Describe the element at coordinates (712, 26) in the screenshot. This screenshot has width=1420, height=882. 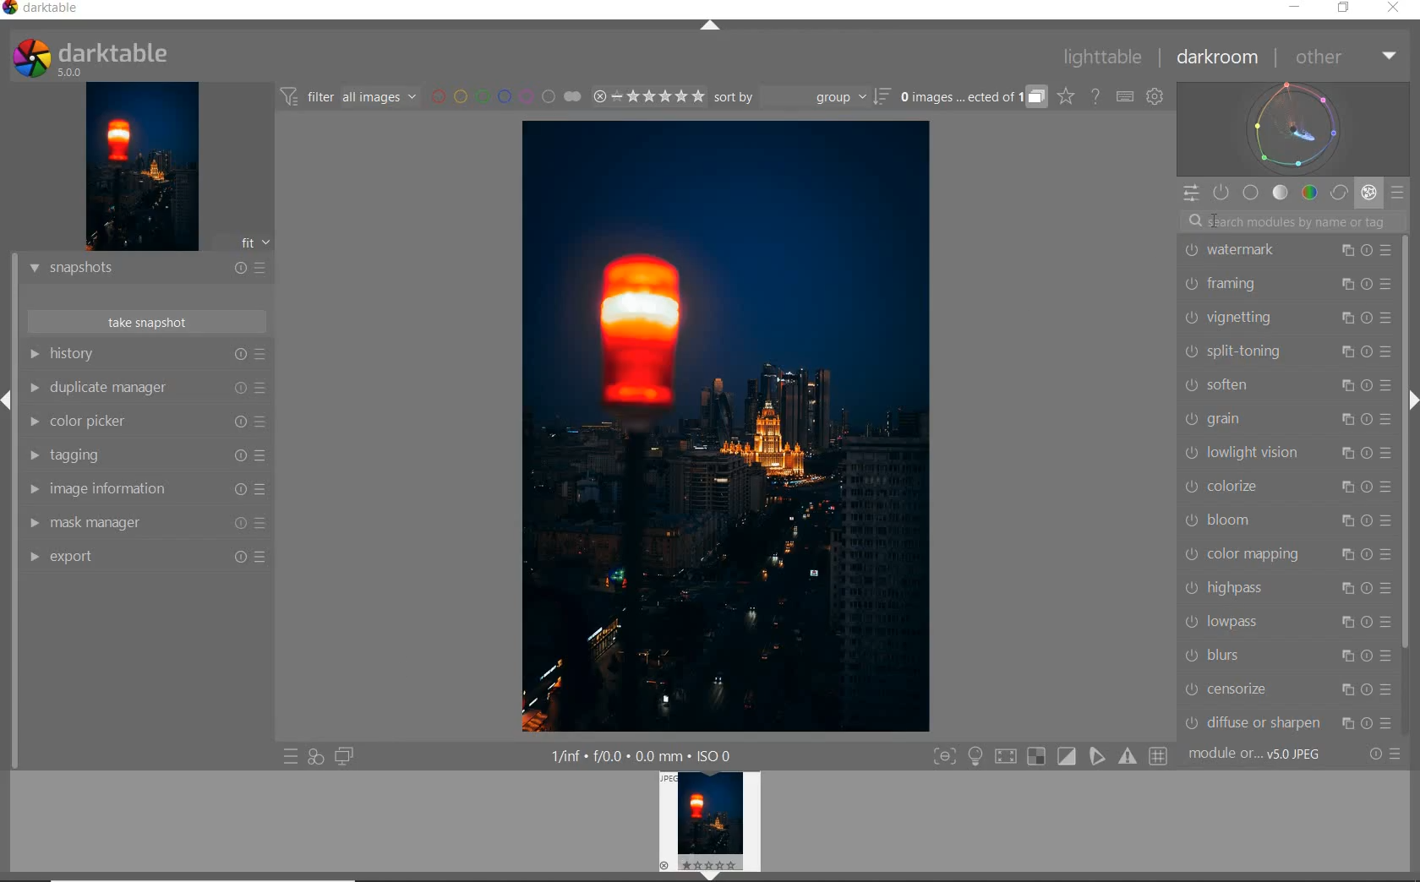
I see `EXPAND/COLLAPSE` at that location.